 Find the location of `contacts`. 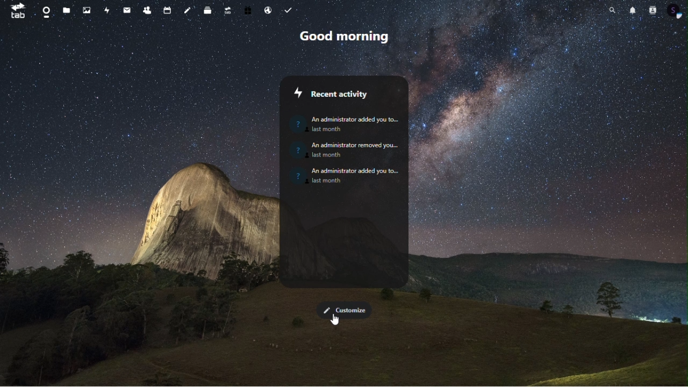

contacts is located at coordinates (652, 11).